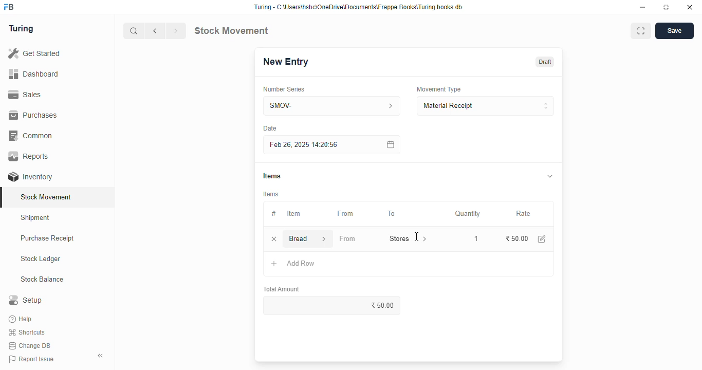 The width and height of the screenshot is (702, 370). Describe the element at coordinates (306, 145) in the screenshot. I see `feb 26, 2025 14:20:56` at that location.